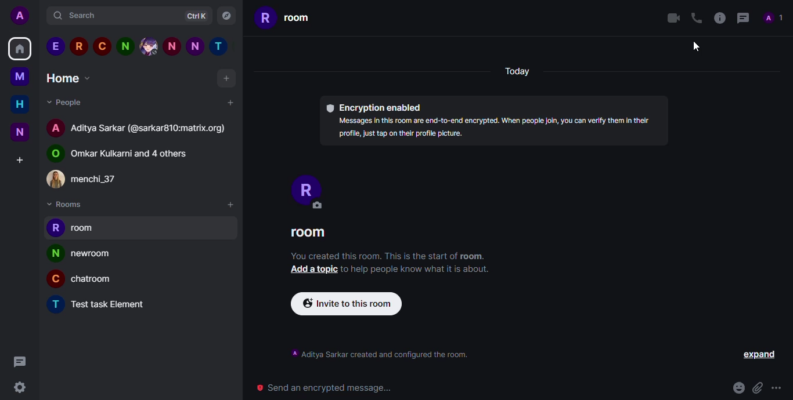 The image size is (793, 400). I want to click on Contact shortcut, so click(171, 48).